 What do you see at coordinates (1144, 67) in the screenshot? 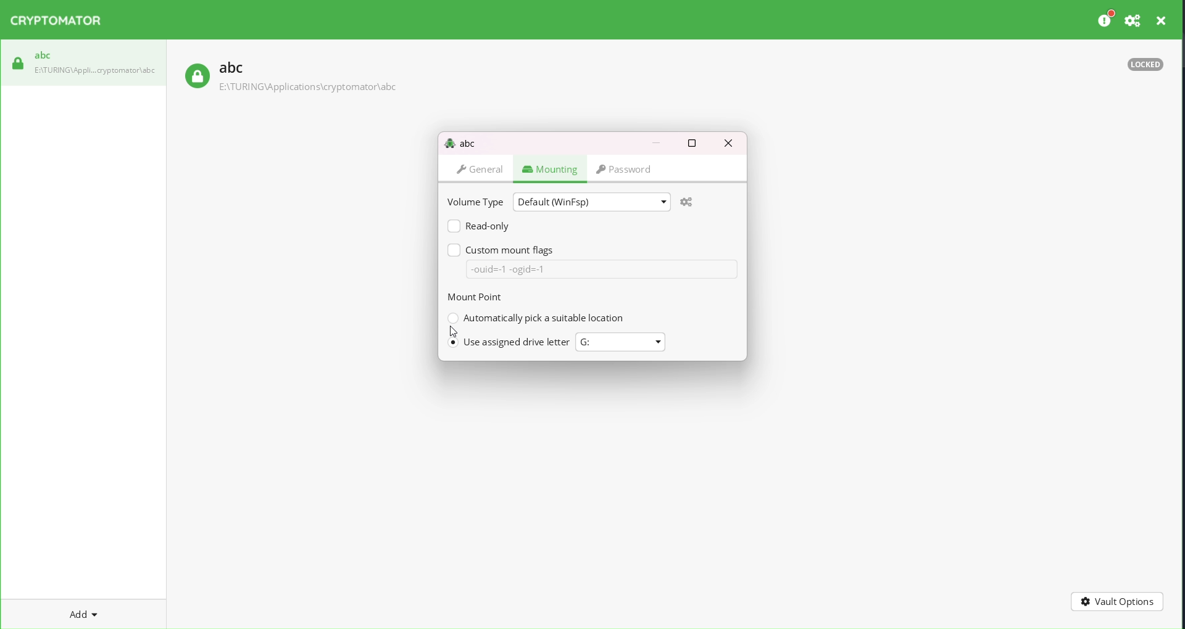
I see `locked` at bounding box center [1144, 67].